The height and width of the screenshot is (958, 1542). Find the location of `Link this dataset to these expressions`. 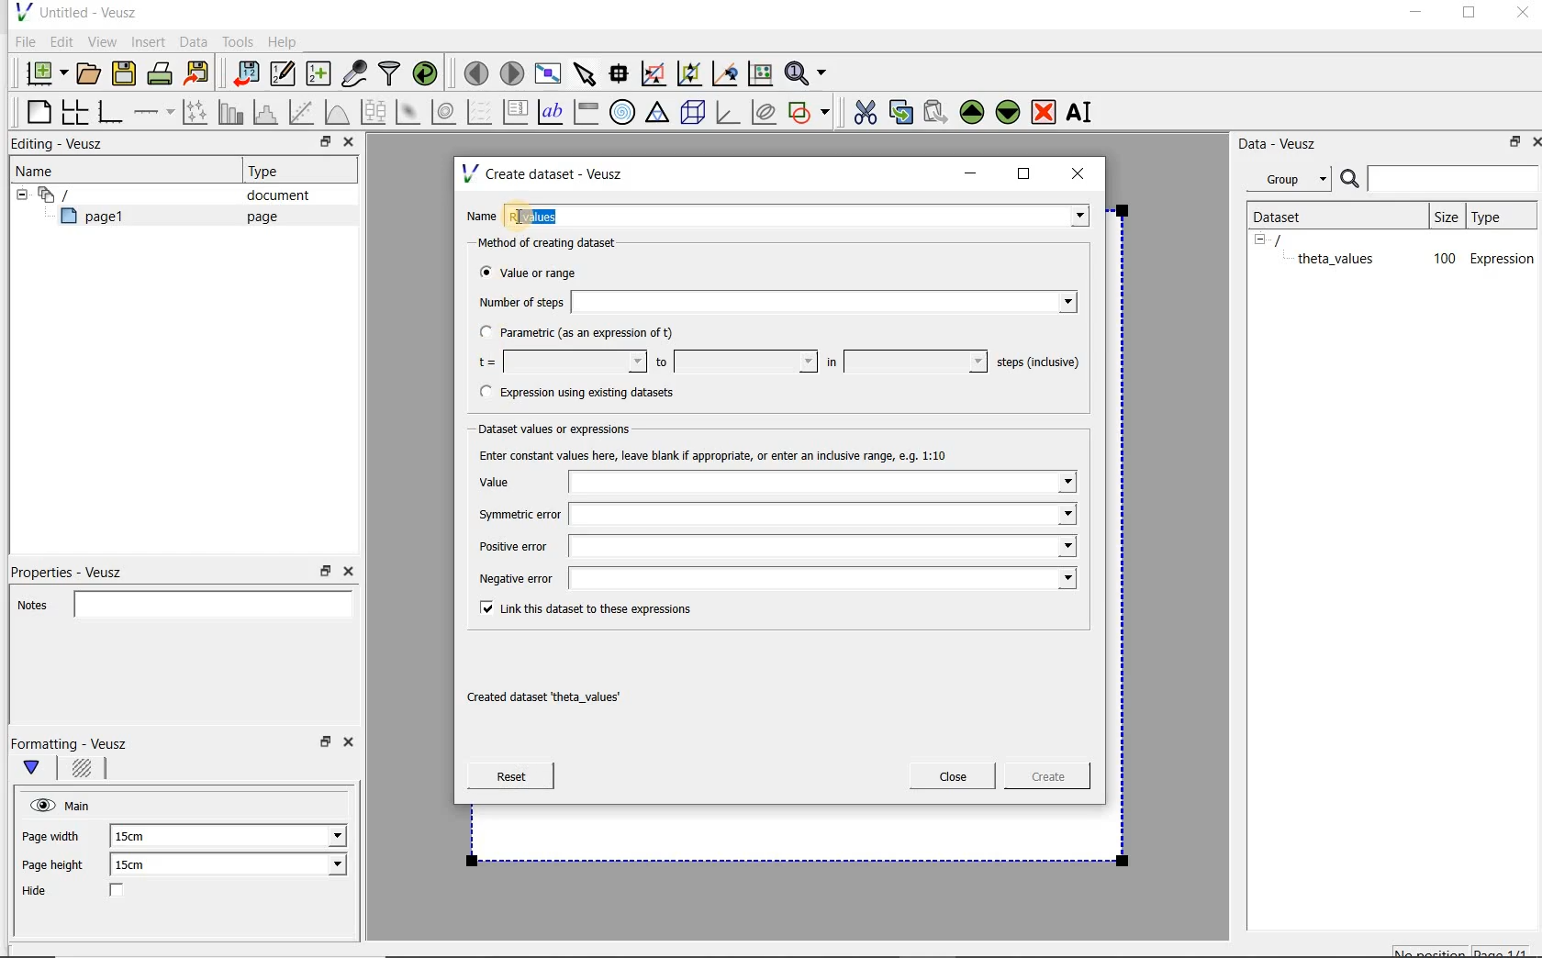

Link this dataset to these expressions is located at coordinates (580, 607).